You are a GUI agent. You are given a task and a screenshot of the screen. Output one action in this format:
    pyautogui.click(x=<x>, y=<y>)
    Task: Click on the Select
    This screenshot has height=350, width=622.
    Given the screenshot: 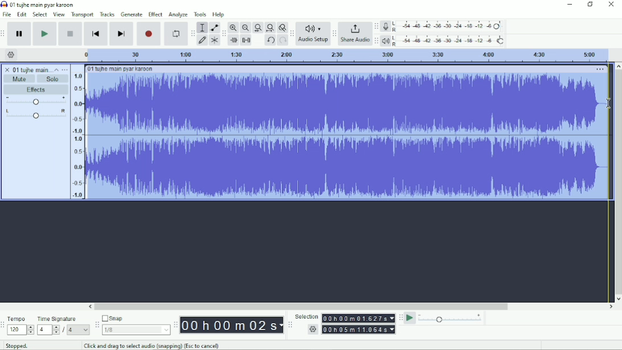 What is the action you would take?
    pyautogui.click(x=40, y=14)
    